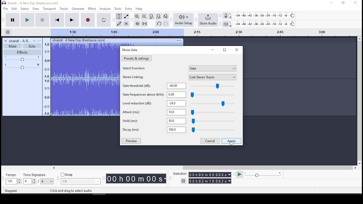 The width and height of the screenshot is (363, 204). What do you see at coordinates (202, 178) in the screenshot?
I see `selections` at bounding box center [202, 178].